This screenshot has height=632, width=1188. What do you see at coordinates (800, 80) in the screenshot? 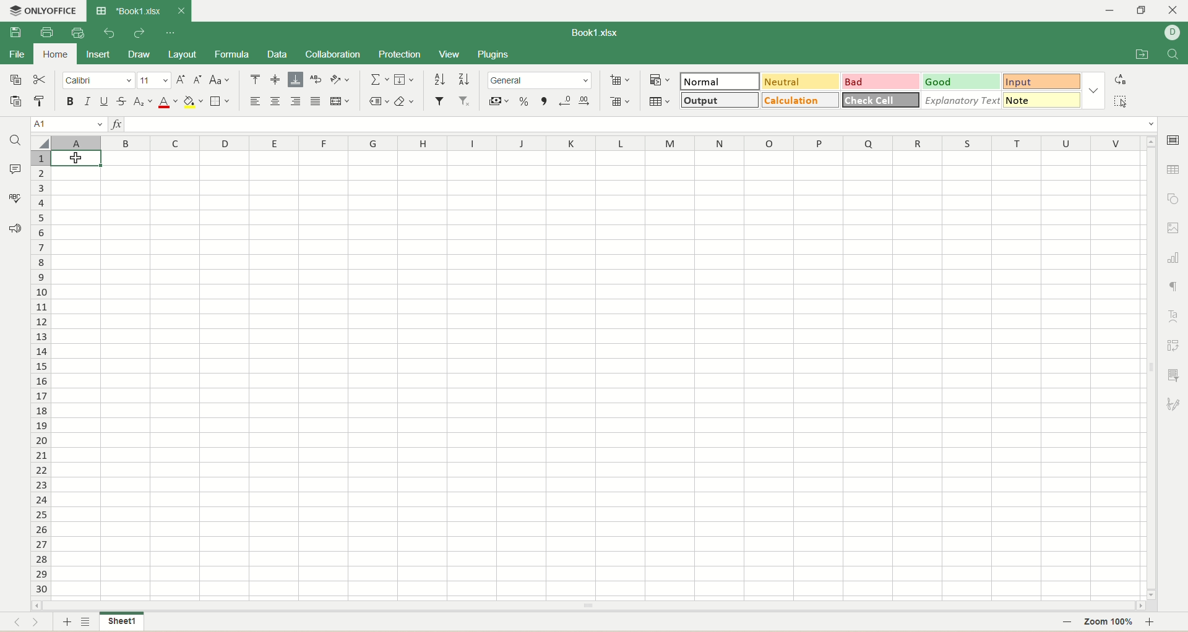
I see `neutral` at bounding box center [800, 80].